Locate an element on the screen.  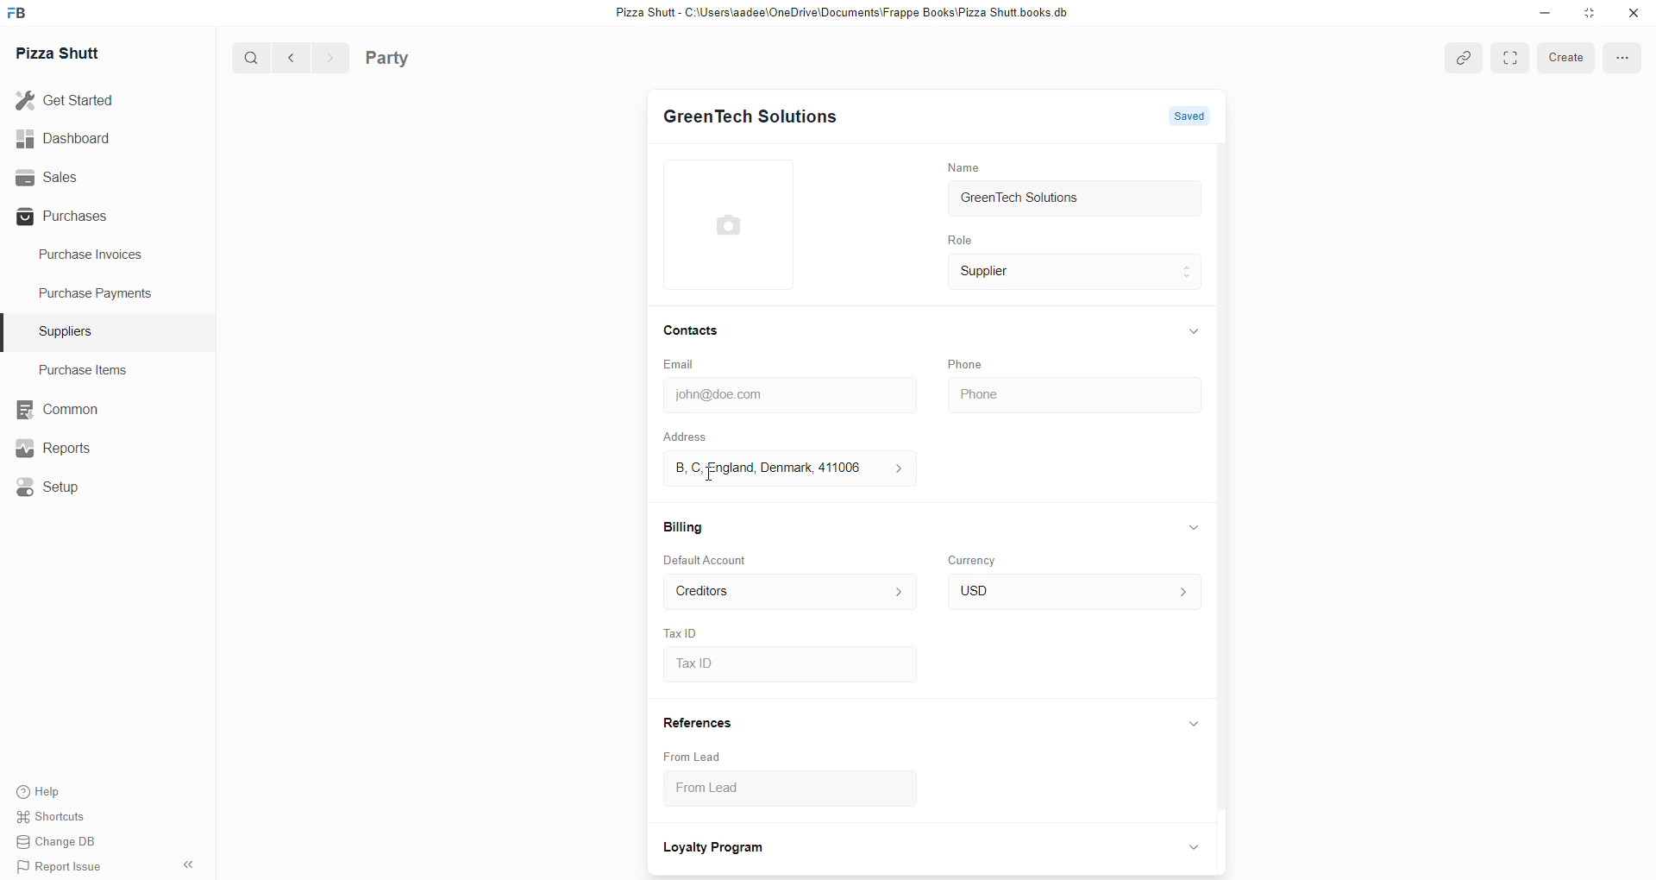
next page is located at coordinates (325, 57).